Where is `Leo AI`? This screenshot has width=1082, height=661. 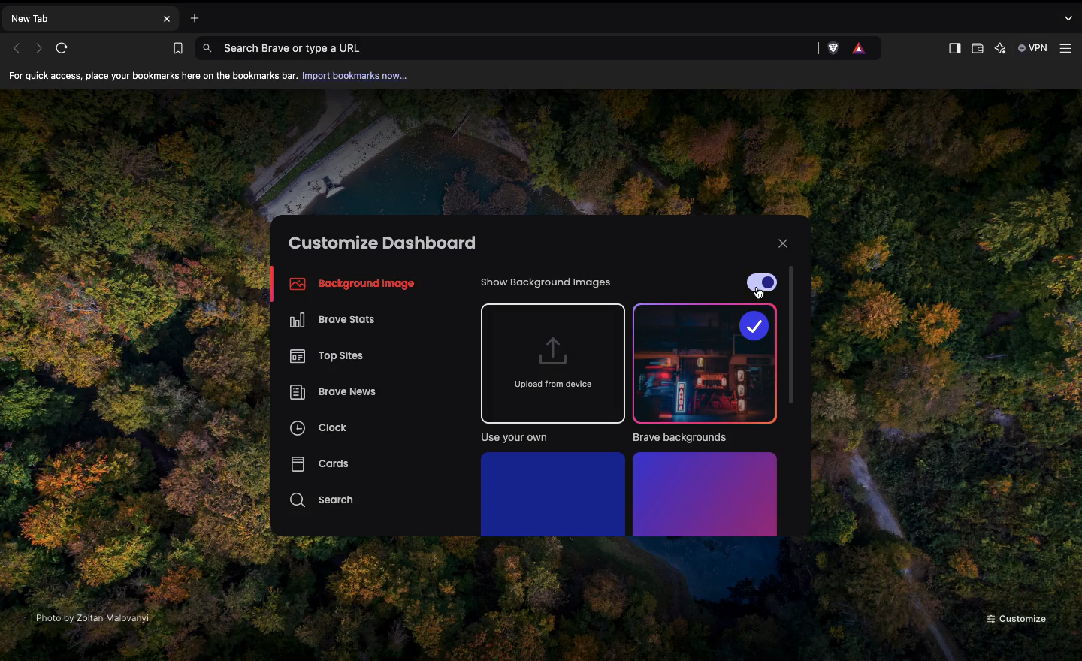 Leo AI is located at coordinates (999, 50).